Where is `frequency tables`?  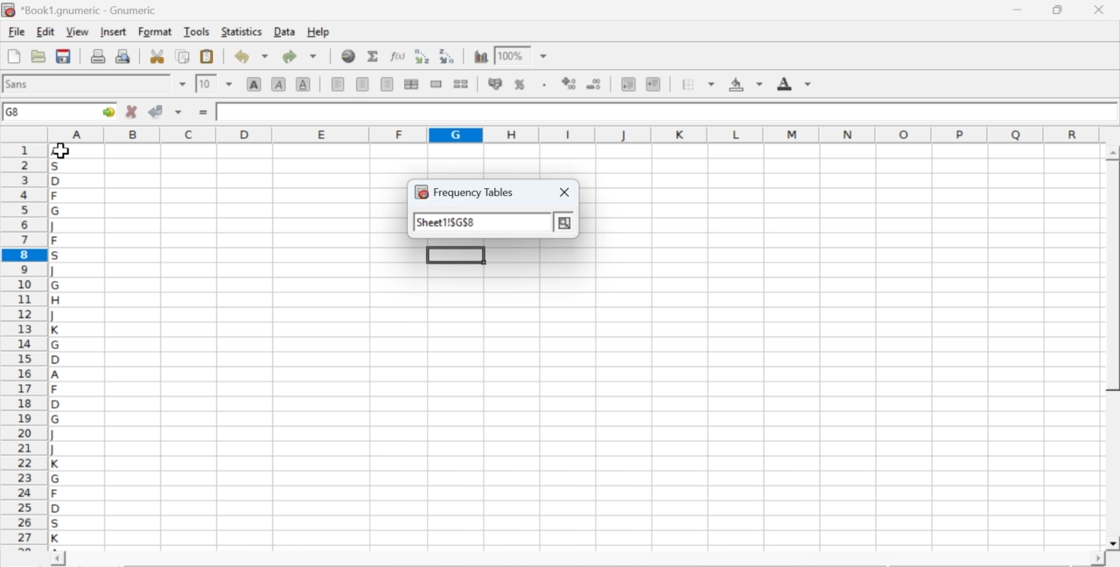 frequency tables is located at coordinates (464, 192).